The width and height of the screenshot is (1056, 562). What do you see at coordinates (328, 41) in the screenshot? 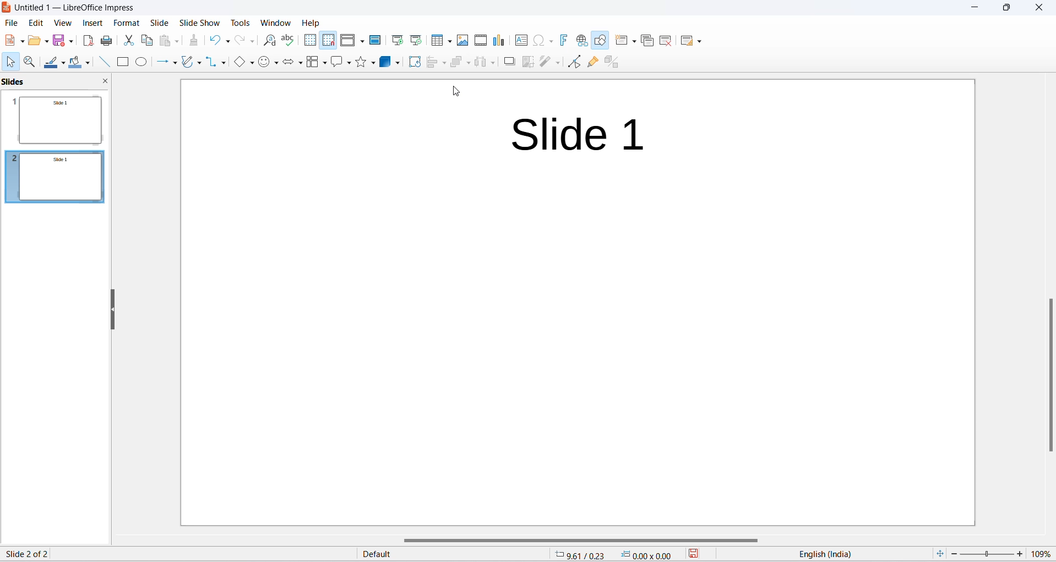
I see `snap to grid` at bounding box center [328, 41].